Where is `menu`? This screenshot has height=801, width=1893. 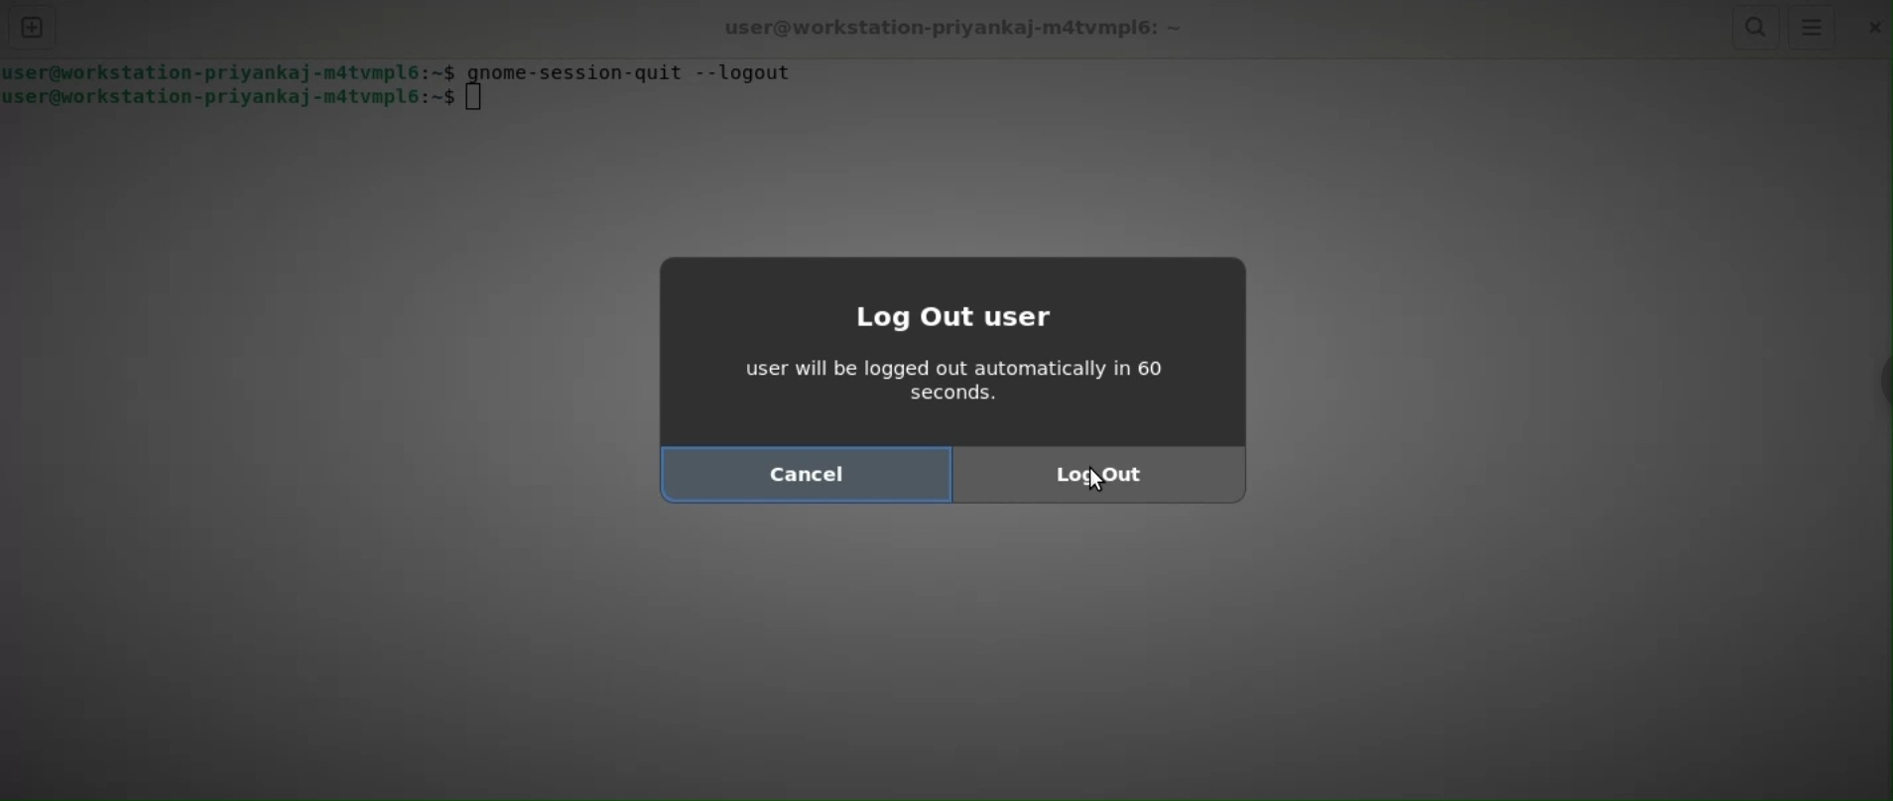 menu is located at coordinates (1811, 28).